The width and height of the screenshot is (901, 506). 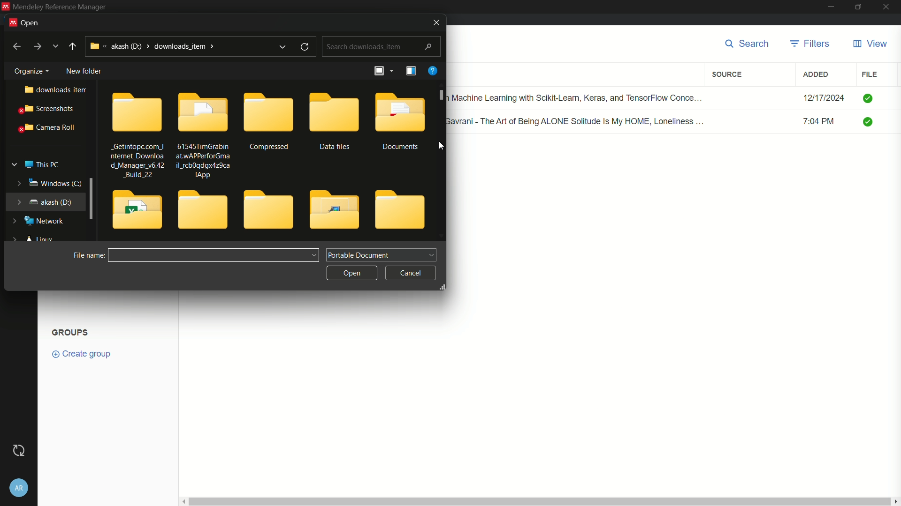 I want to click on Hands-on Machine Learning with Scikit-Learn, Keras, and TensorFlow Conce..., so click(x=580, y=96).